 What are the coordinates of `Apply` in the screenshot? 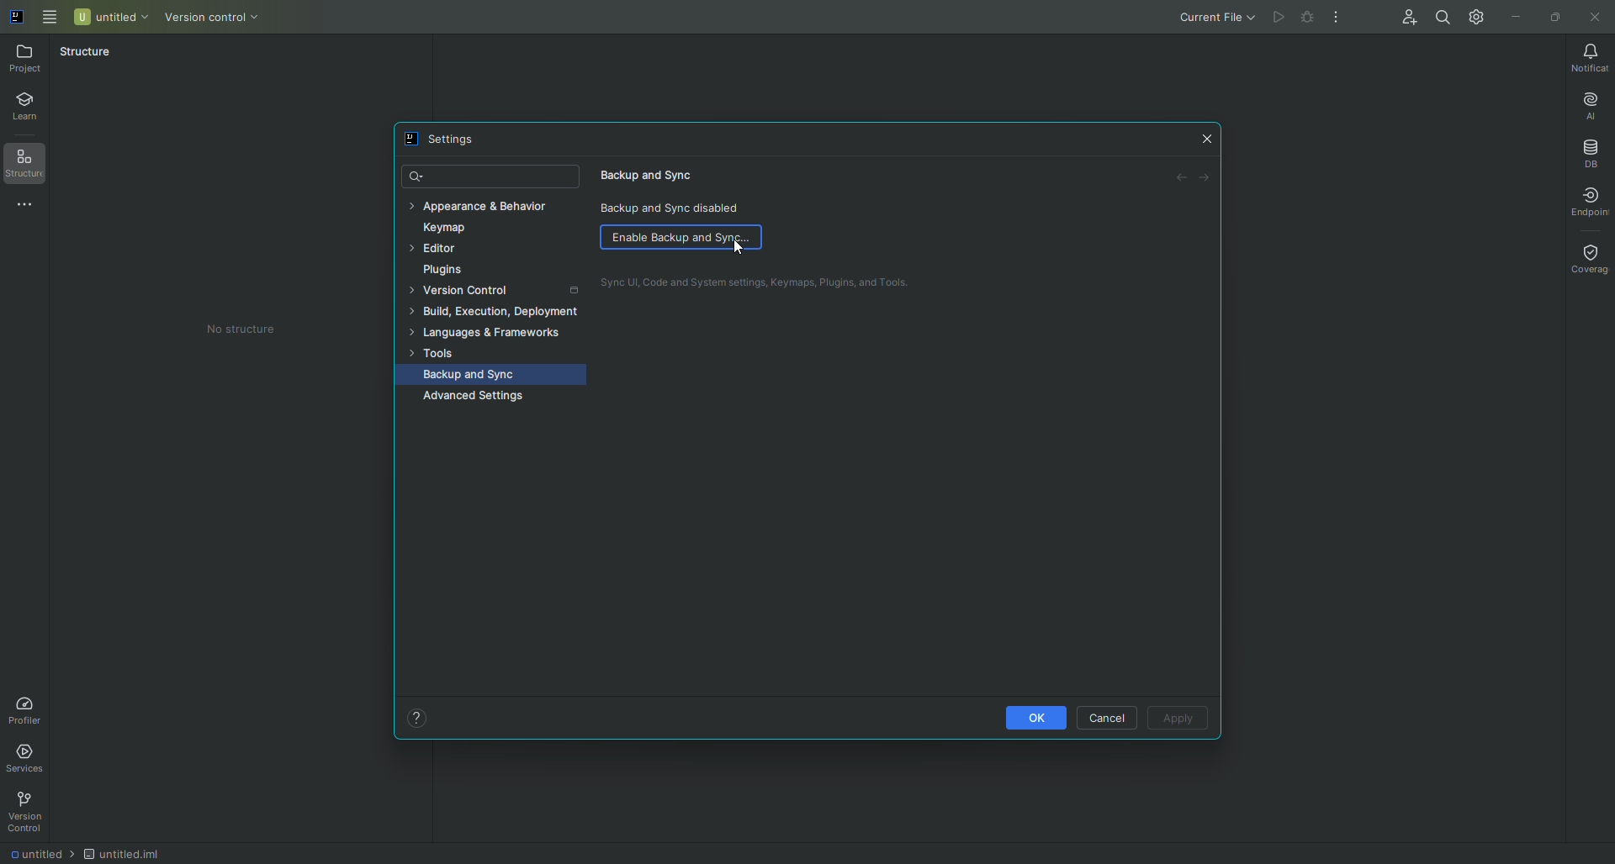 It's located at (1180, 719).